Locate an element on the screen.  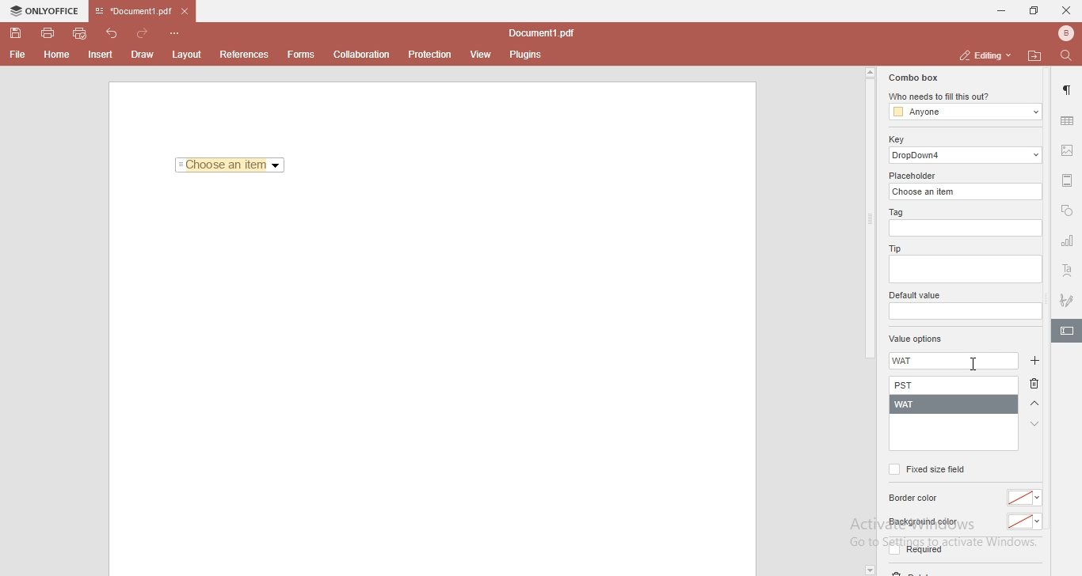
border color is located at coordinates (916, 498).